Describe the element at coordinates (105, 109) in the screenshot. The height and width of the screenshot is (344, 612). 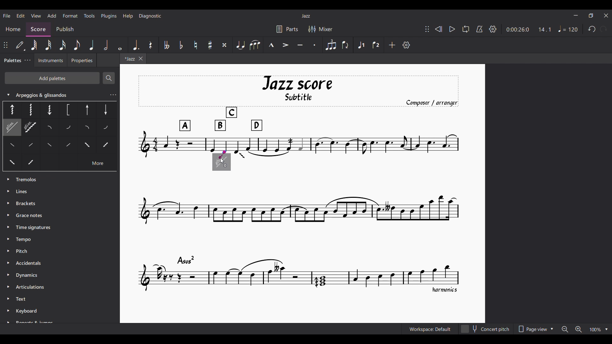
I see `Plate 6` at that location.